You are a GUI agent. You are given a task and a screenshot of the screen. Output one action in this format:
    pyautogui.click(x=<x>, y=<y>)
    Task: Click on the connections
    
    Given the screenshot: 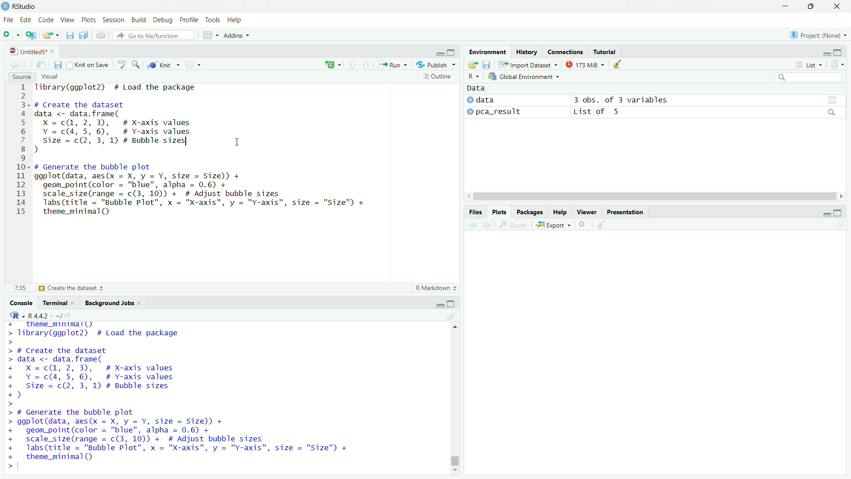 What is the action you would take?
    pyautogui.click(x=565, y=51)
    